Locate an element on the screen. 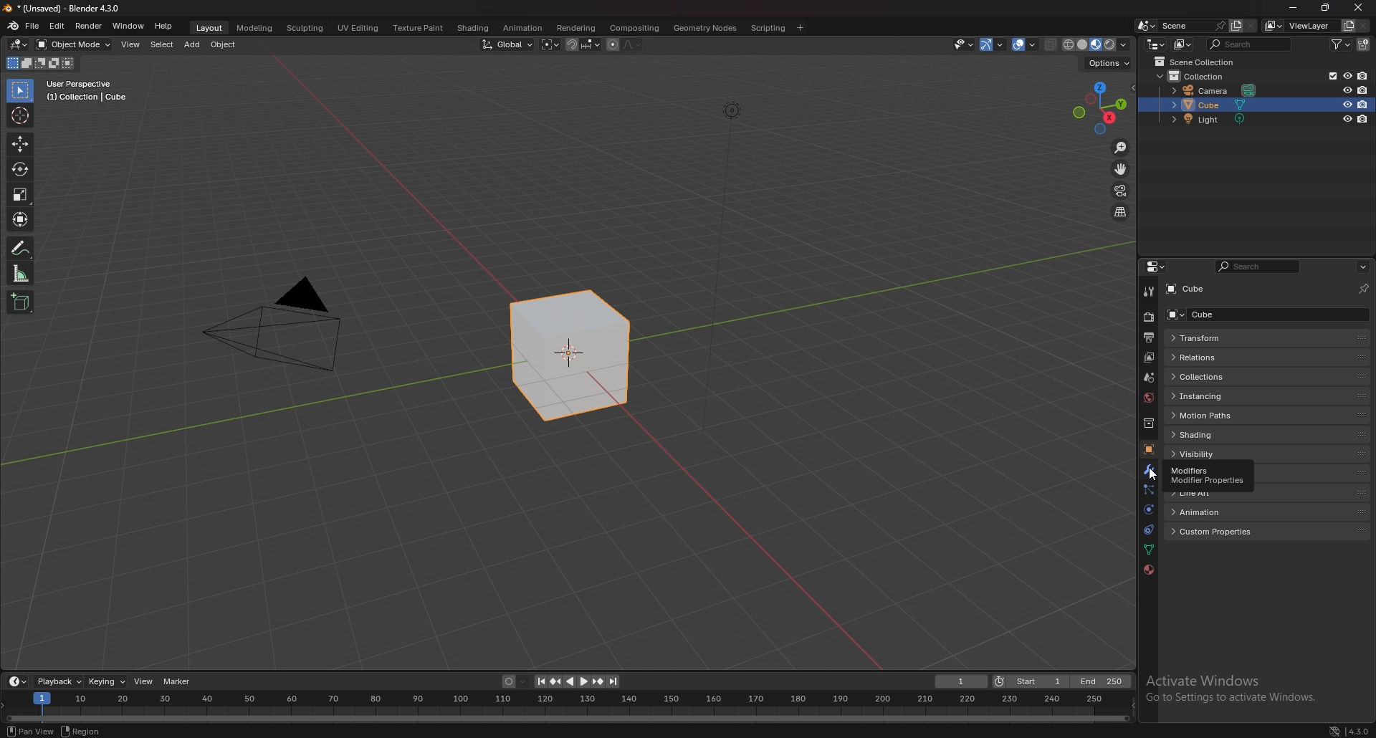 The height and width of the screenshot is (738, 1376). jump to endpoint is located at coordinates (539, 681).